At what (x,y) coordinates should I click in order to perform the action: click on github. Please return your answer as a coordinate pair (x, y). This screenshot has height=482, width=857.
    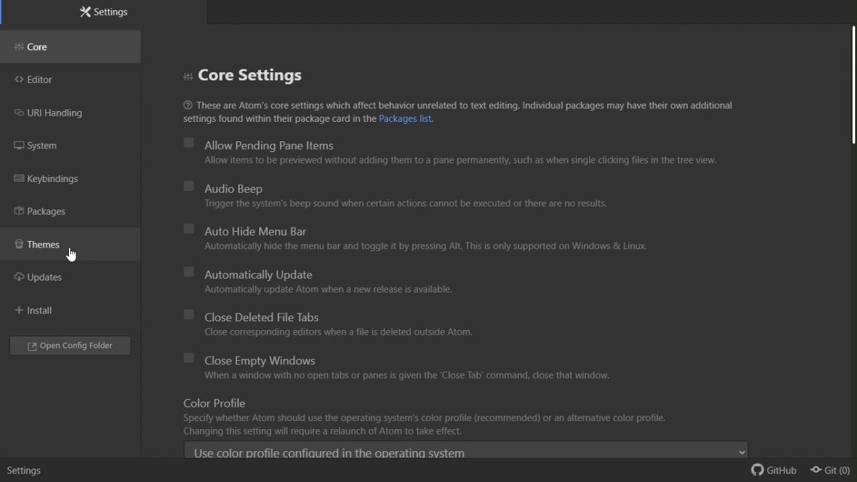
    Looking at the image, I should click on (778, 473).